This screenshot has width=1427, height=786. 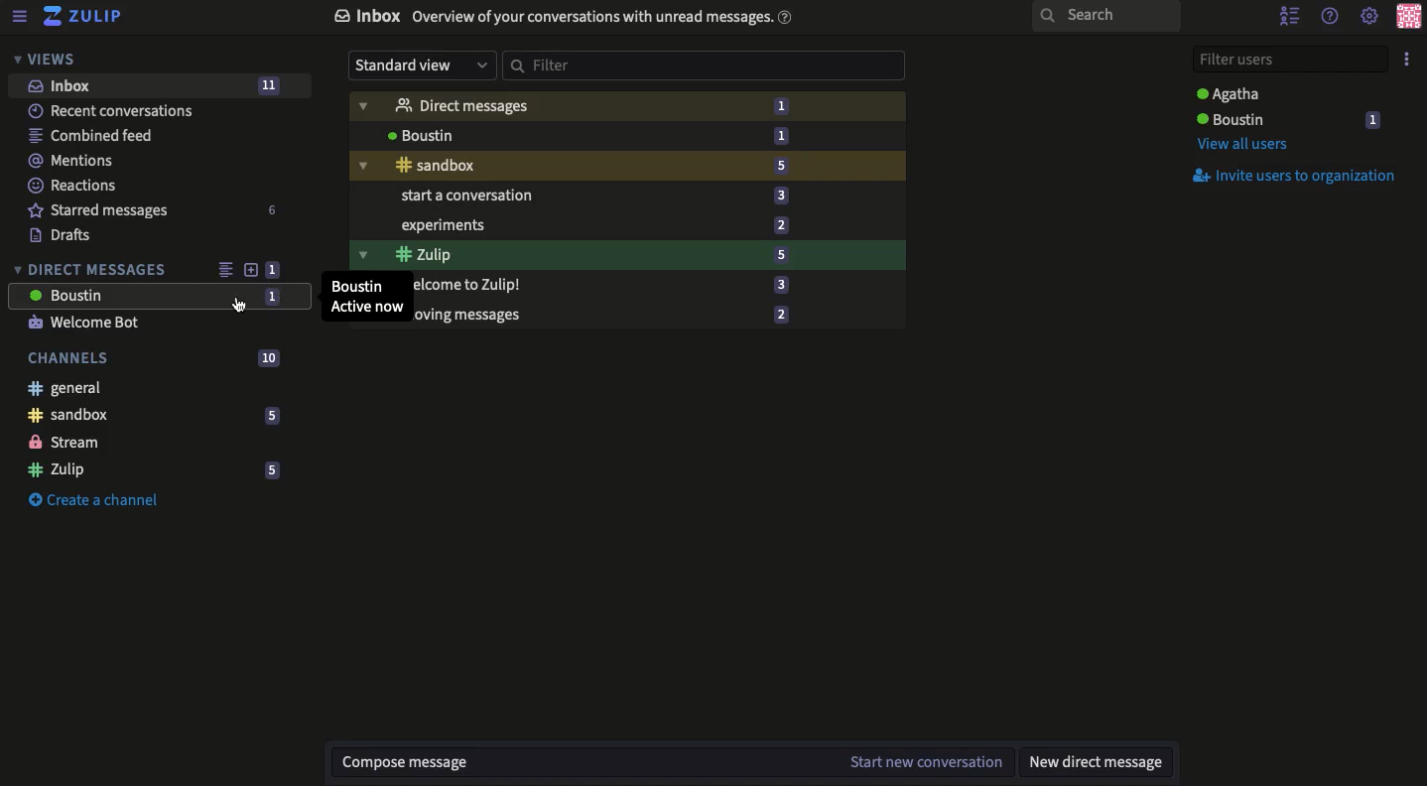 What do you see at coordinates (158, 357) in the screenshot?
I see `Channels` at bounding box center [158, 357].